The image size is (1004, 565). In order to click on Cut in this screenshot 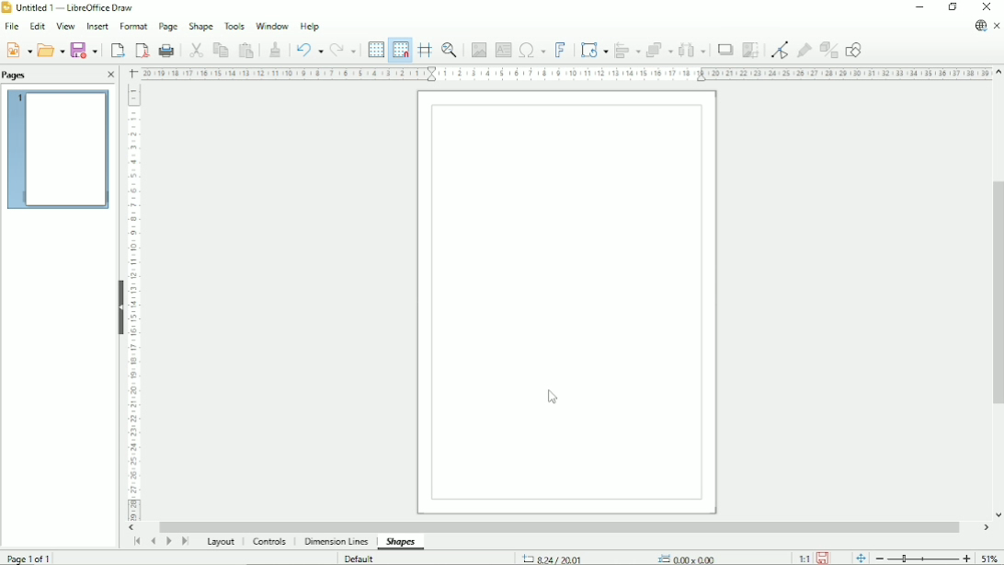, I will do `click(193, 50)`.